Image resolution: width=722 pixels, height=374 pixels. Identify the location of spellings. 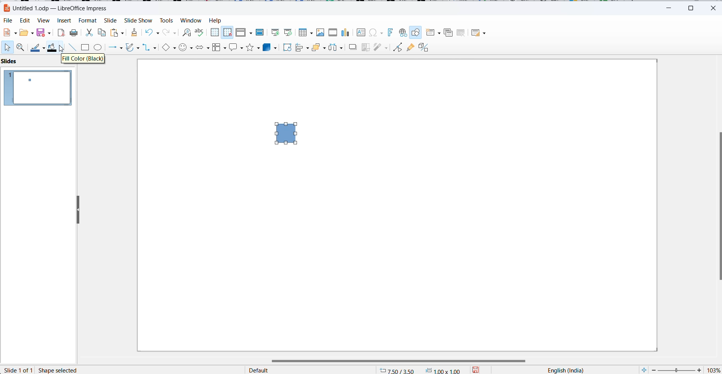
(200, 32).